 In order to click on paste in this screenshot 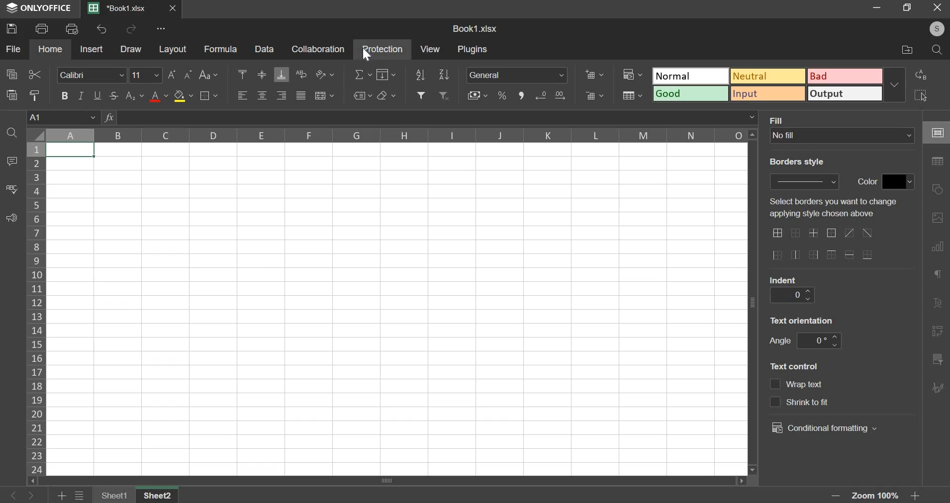, I will do `click(11, 94)`.